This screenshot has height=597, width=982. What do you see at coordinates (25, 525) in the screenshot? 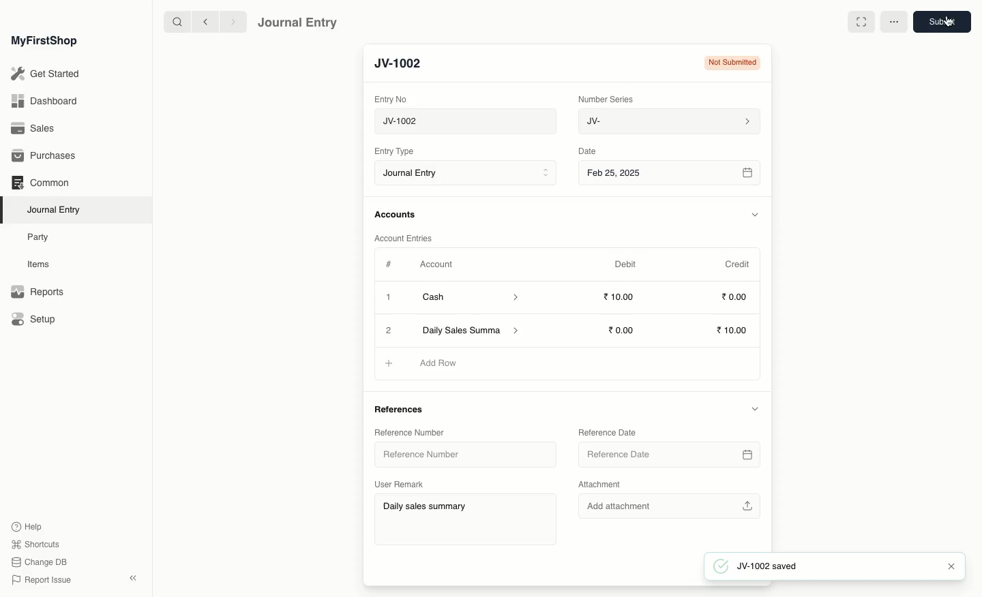
I see `Help` at bounding box center [25, 525].